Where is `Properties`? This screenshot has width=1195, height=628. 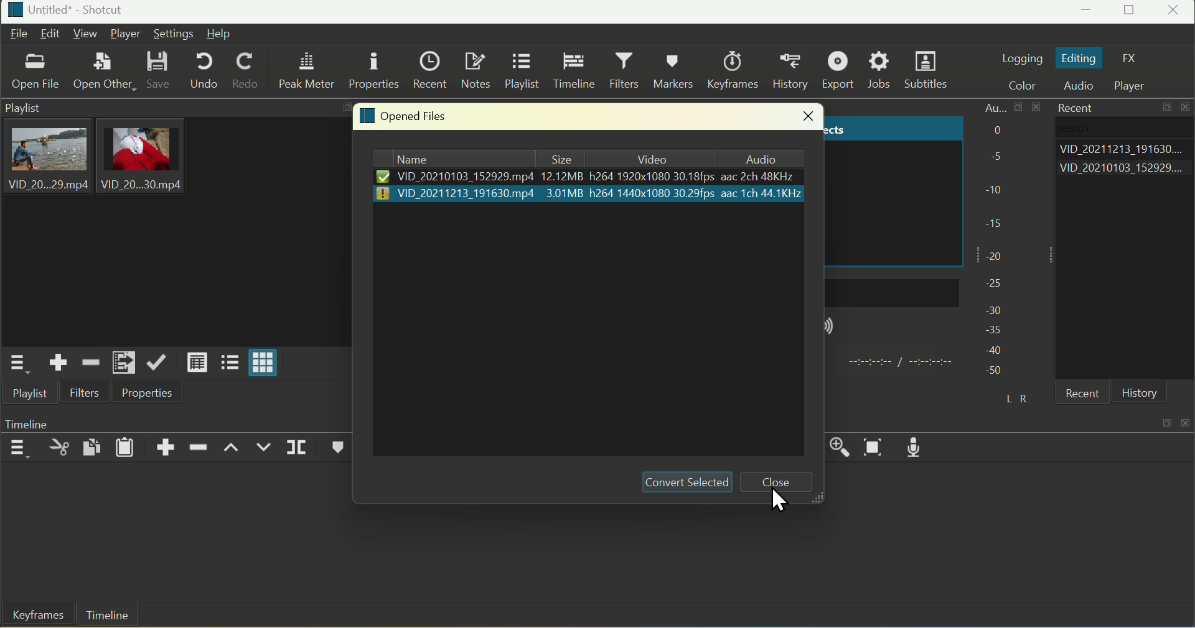
Properties is located at coordinates (146, 393).